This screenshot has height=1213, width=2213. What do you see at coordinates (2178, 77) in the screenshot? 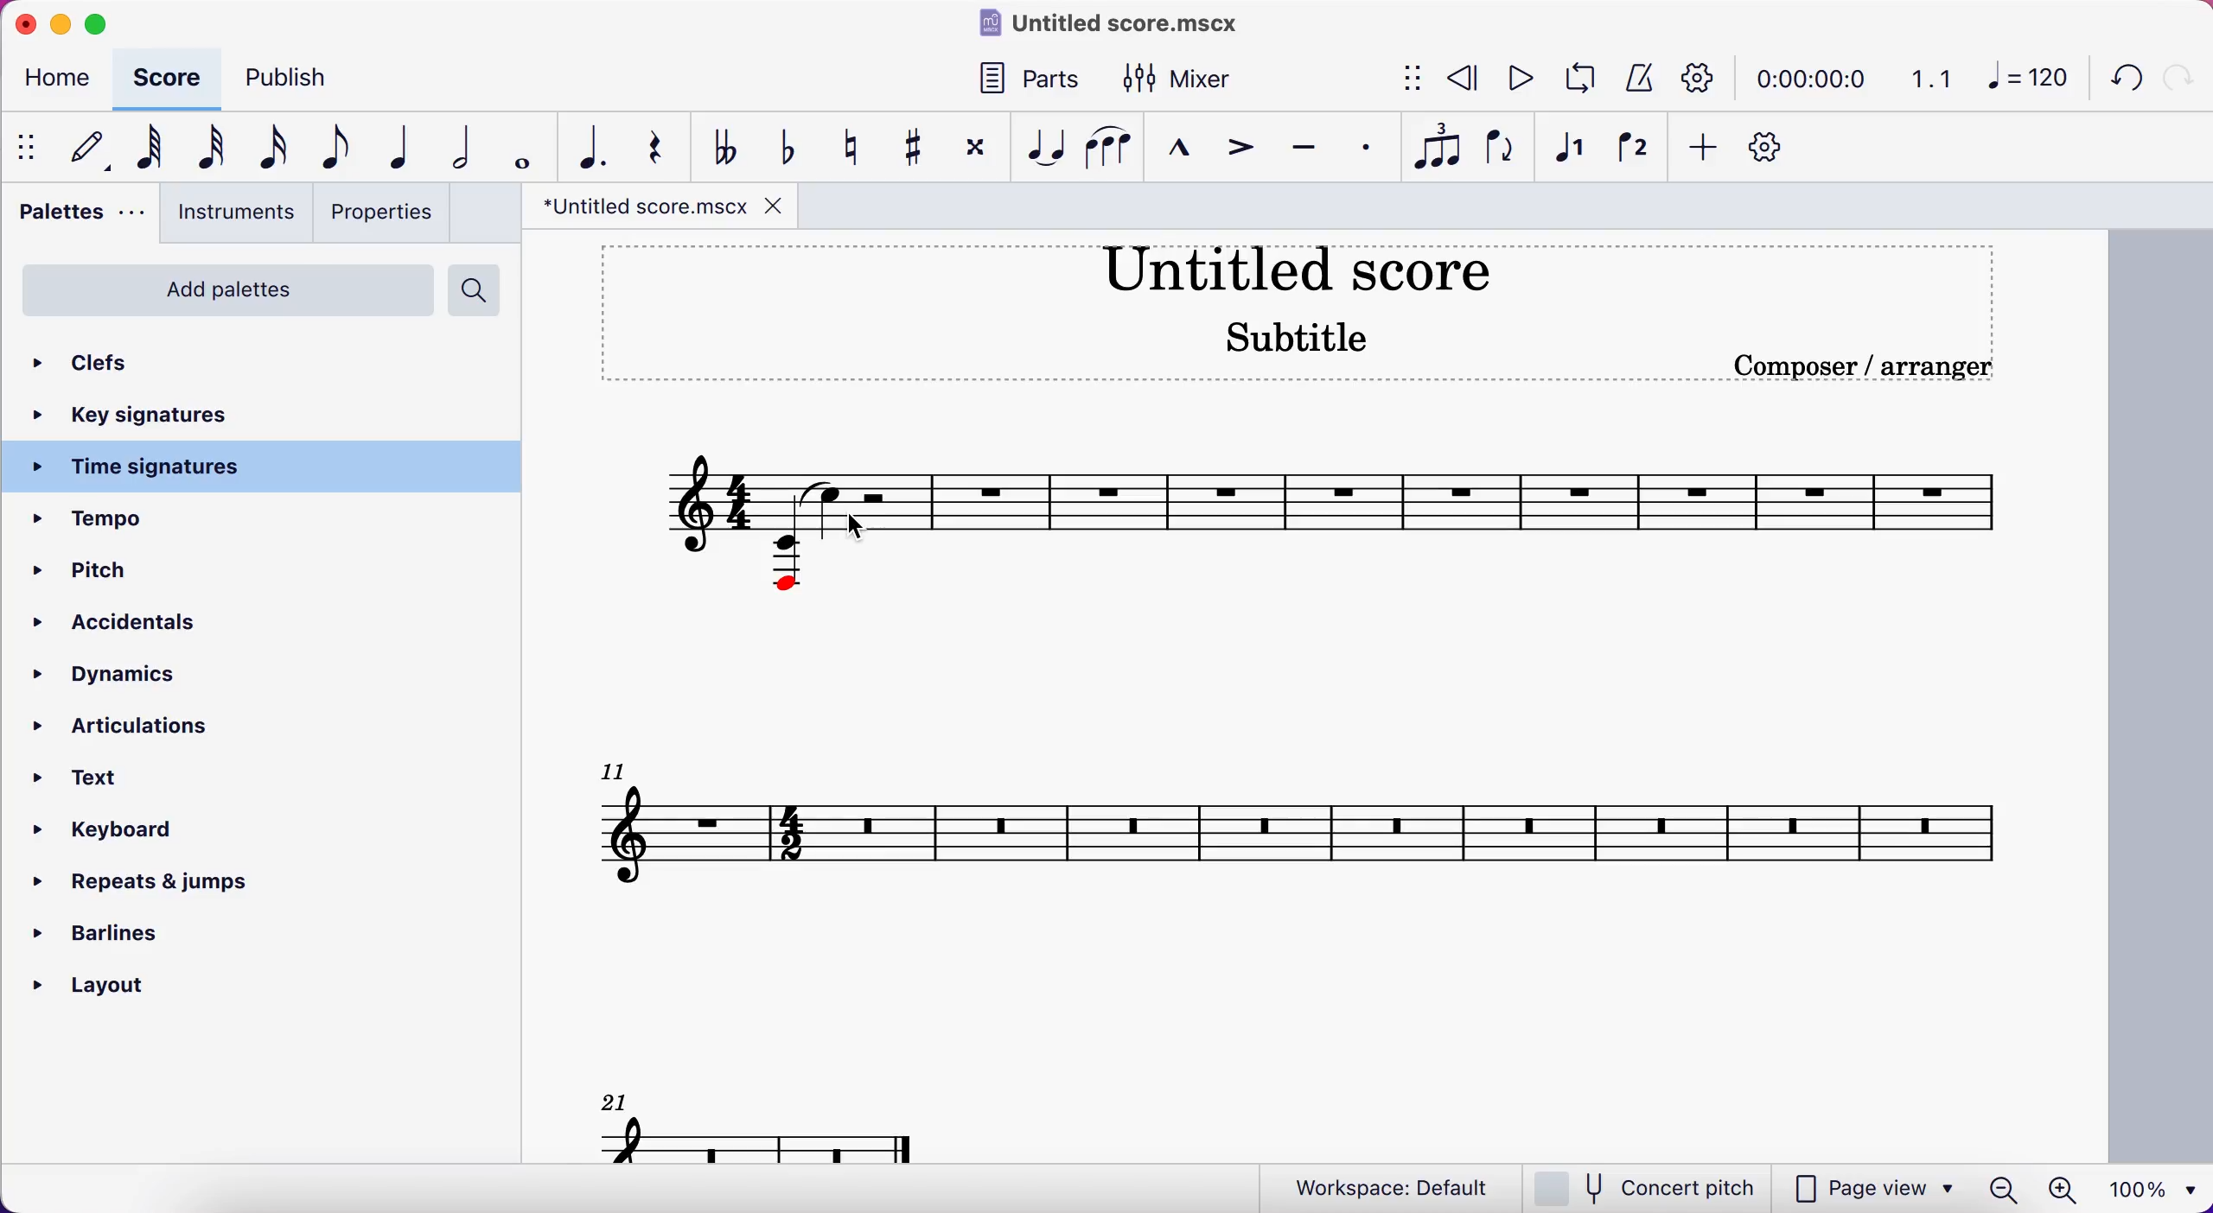
I see `redo` at bounding box center [2178, 77].